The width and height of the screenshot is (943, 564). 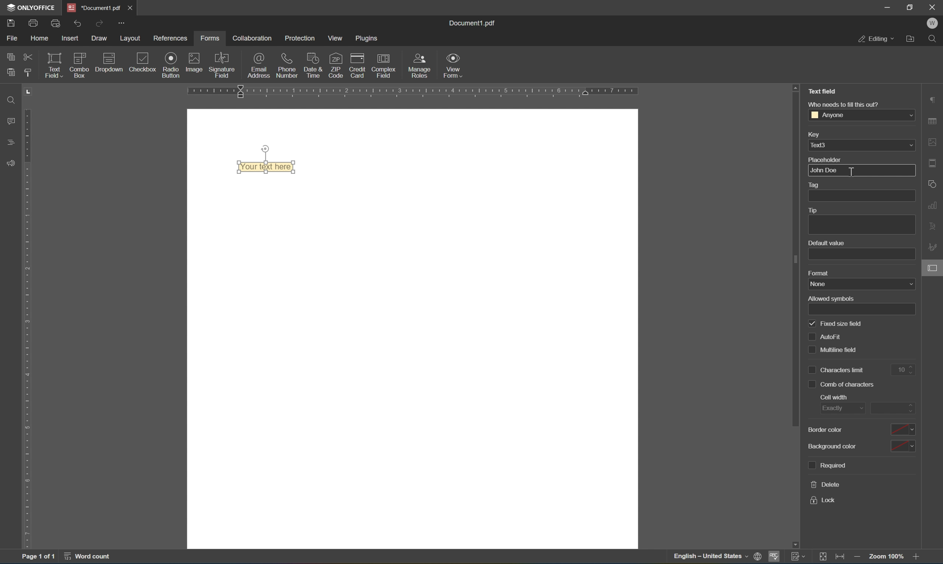 What do you see at coordinates (32, 6) in the screenshot?
I see `onlyoffice` at bounding box center [32, 6].